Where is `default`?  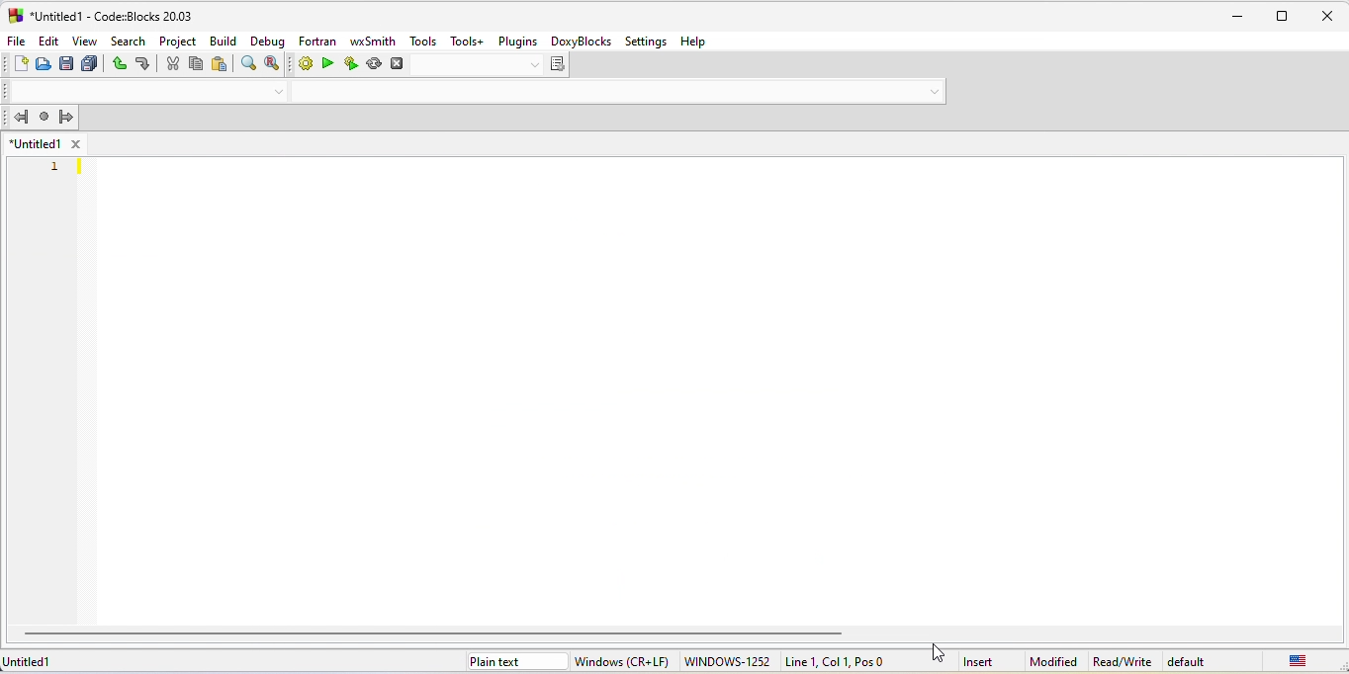 default is located at coordinates (1189, 661).